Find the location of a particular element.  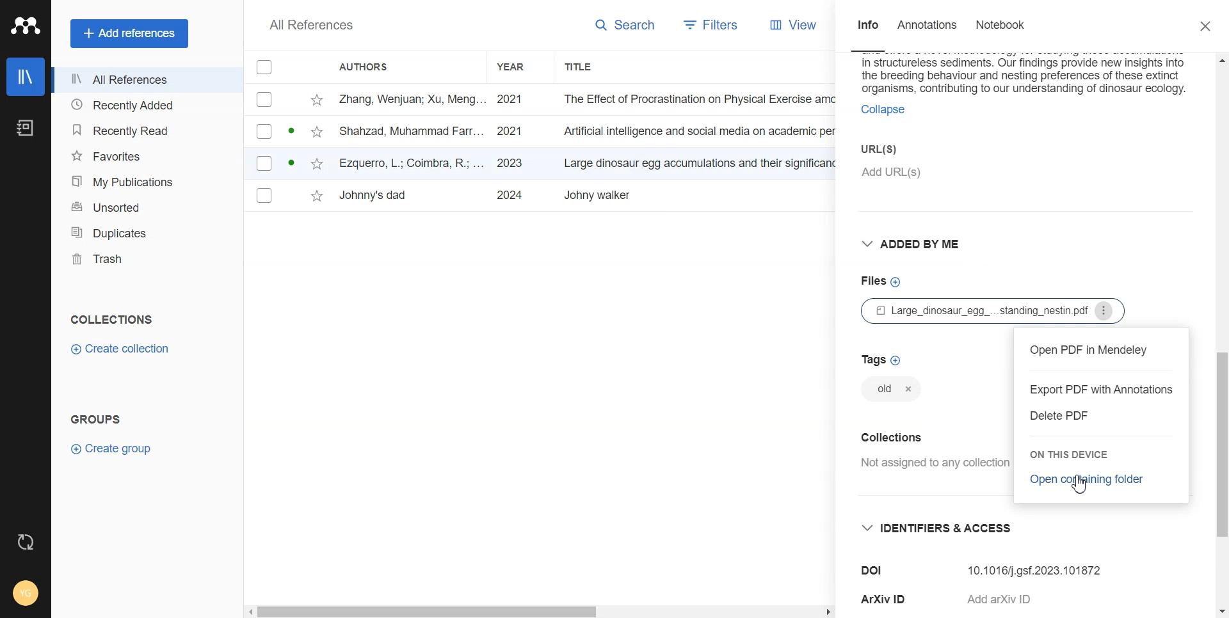

Favorites is located at coordinates (141, 155).